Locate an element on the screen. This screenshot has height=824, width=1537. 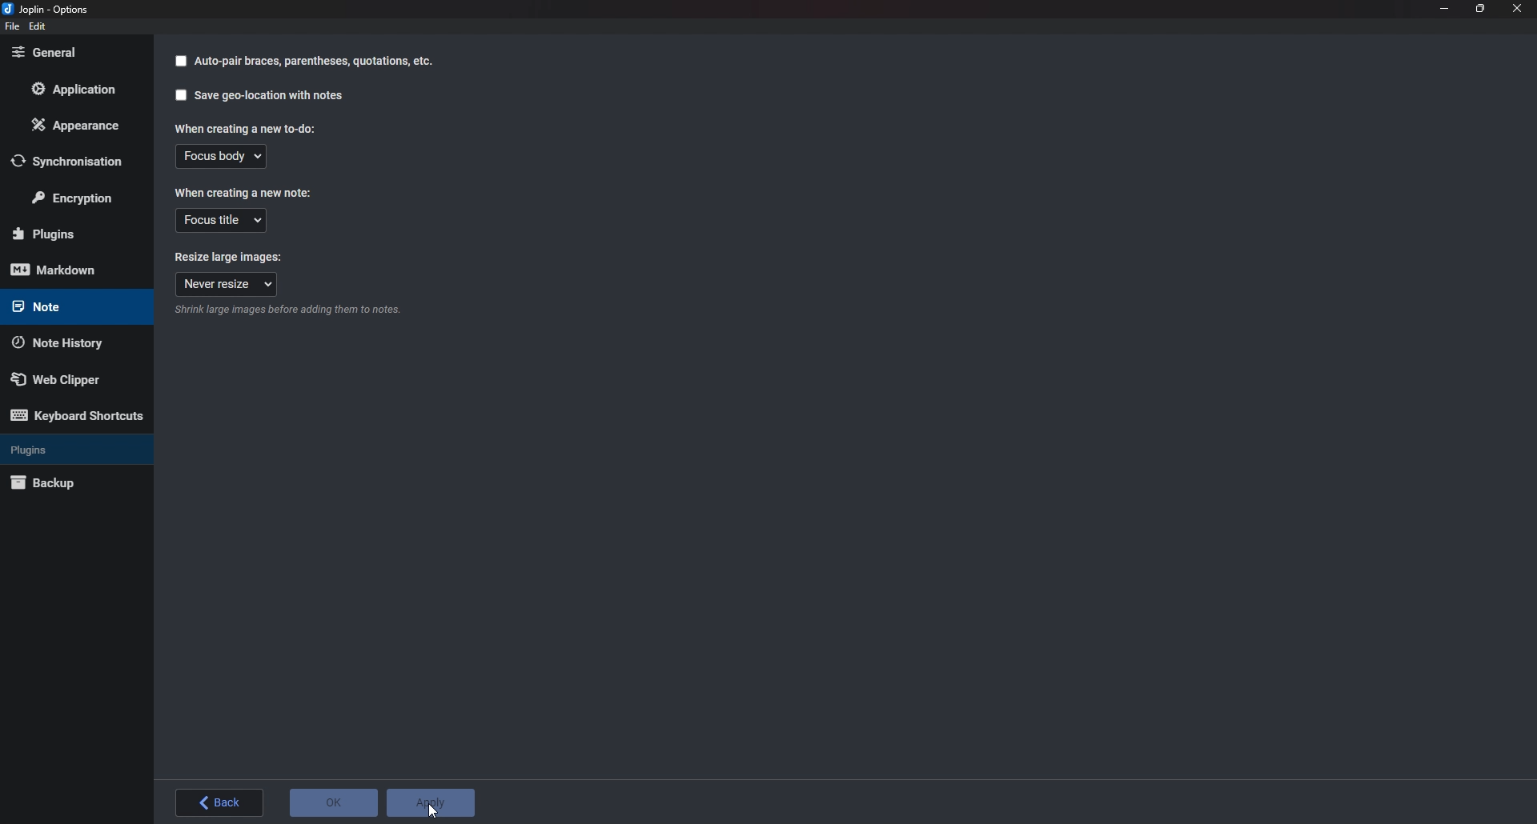
Web Clipper is located at coordinates (70, 378).